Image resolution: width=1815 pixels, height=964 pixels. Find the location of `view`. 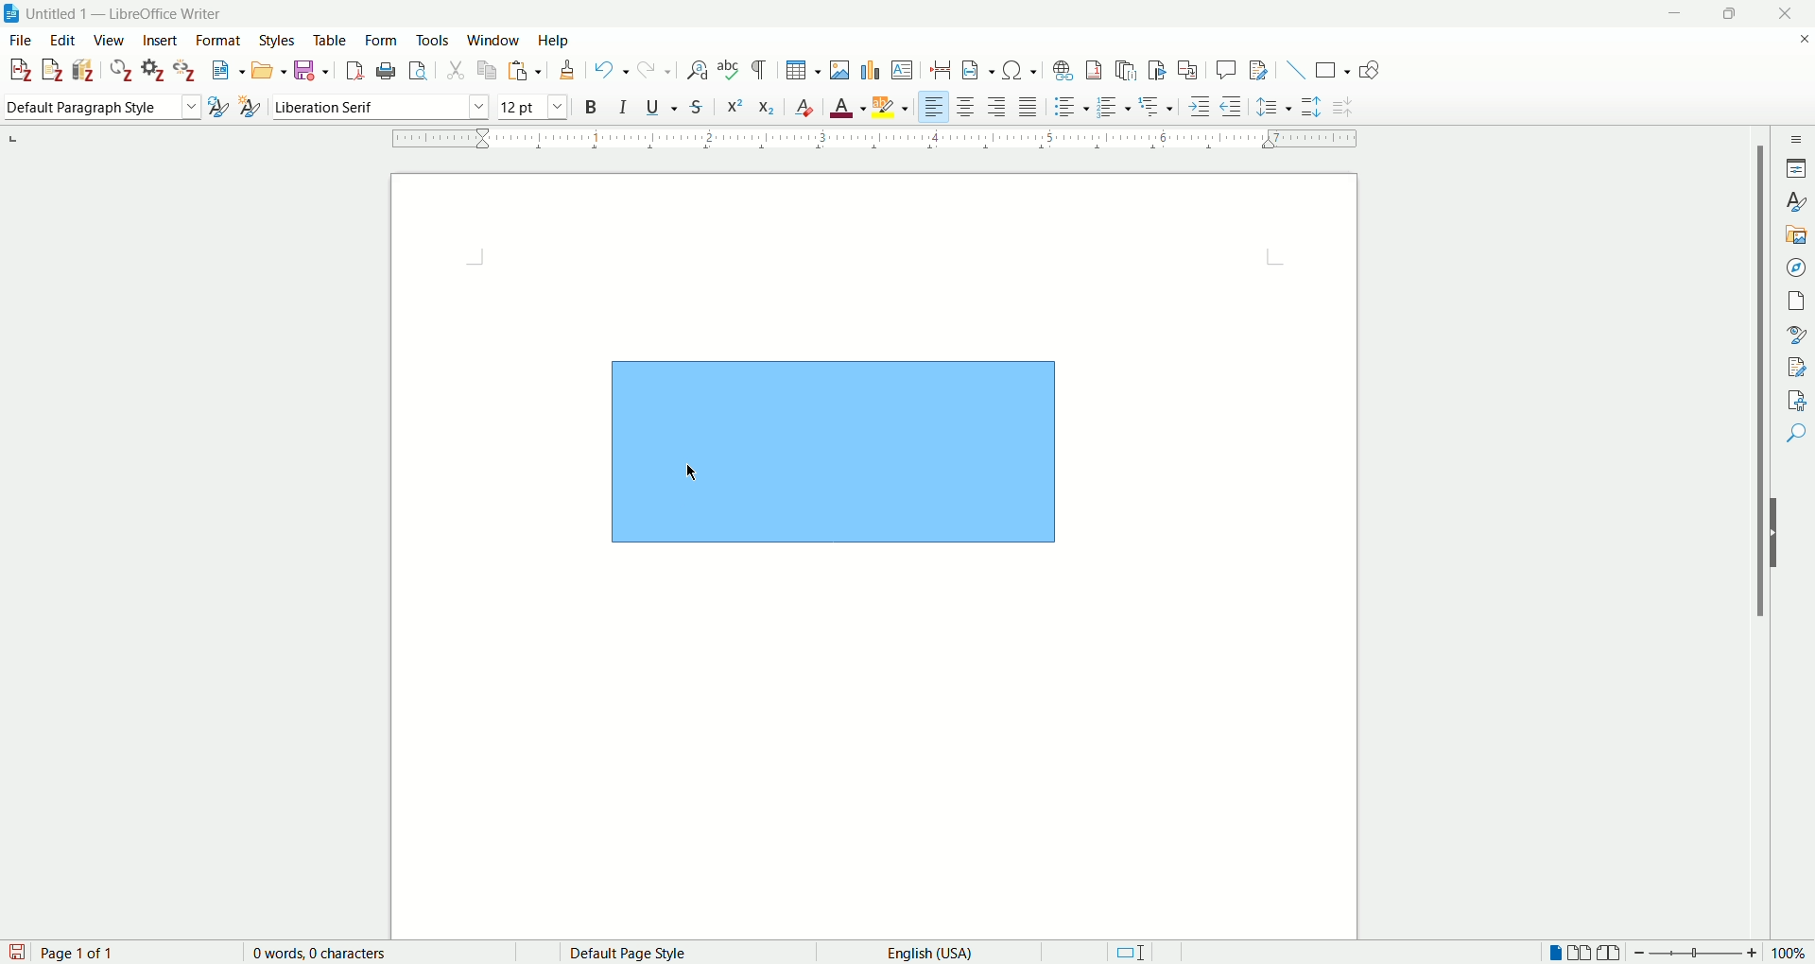

view is located at coordinates (112, 39).